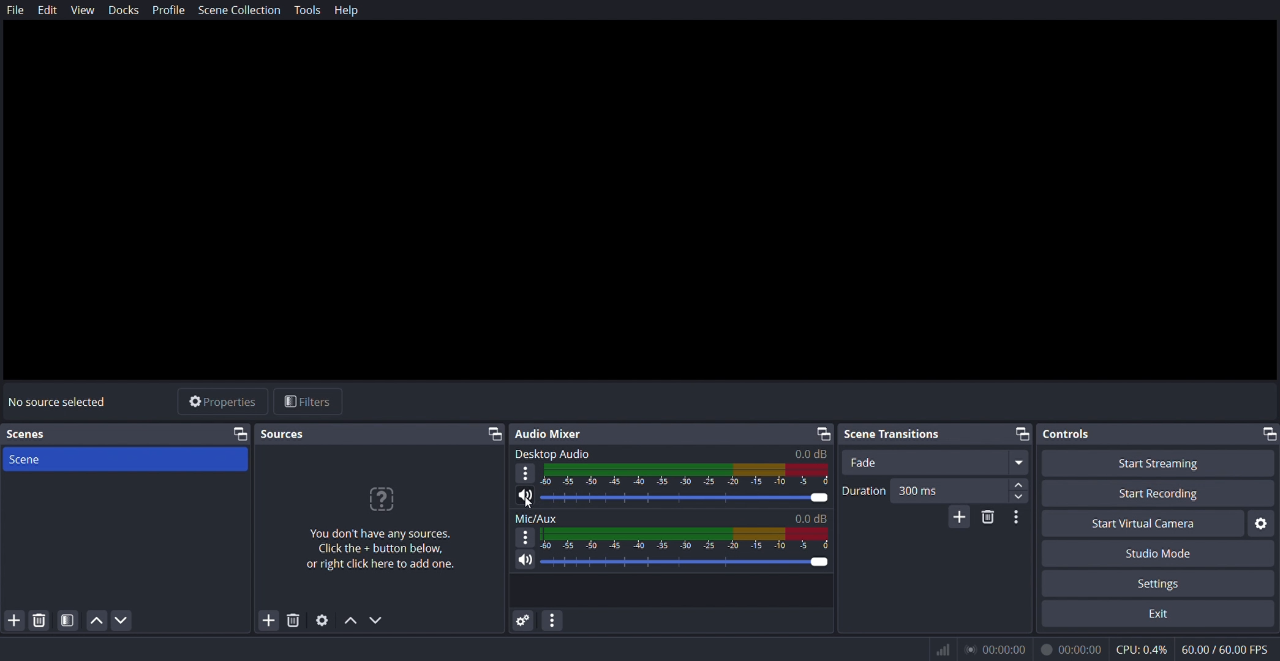 Image resolution: width=1280 pixels, height=661 pixels. Describe the element at coordinates (527, 502) in the screenshot. I see `cursor` at that location.